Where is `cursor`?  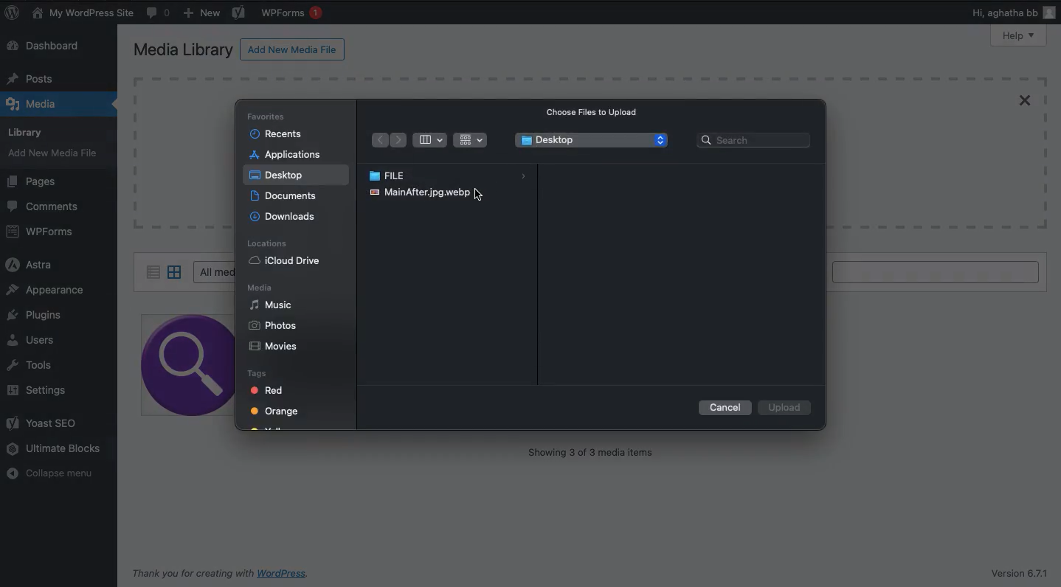 cursor is located at coordinates (483, 202).